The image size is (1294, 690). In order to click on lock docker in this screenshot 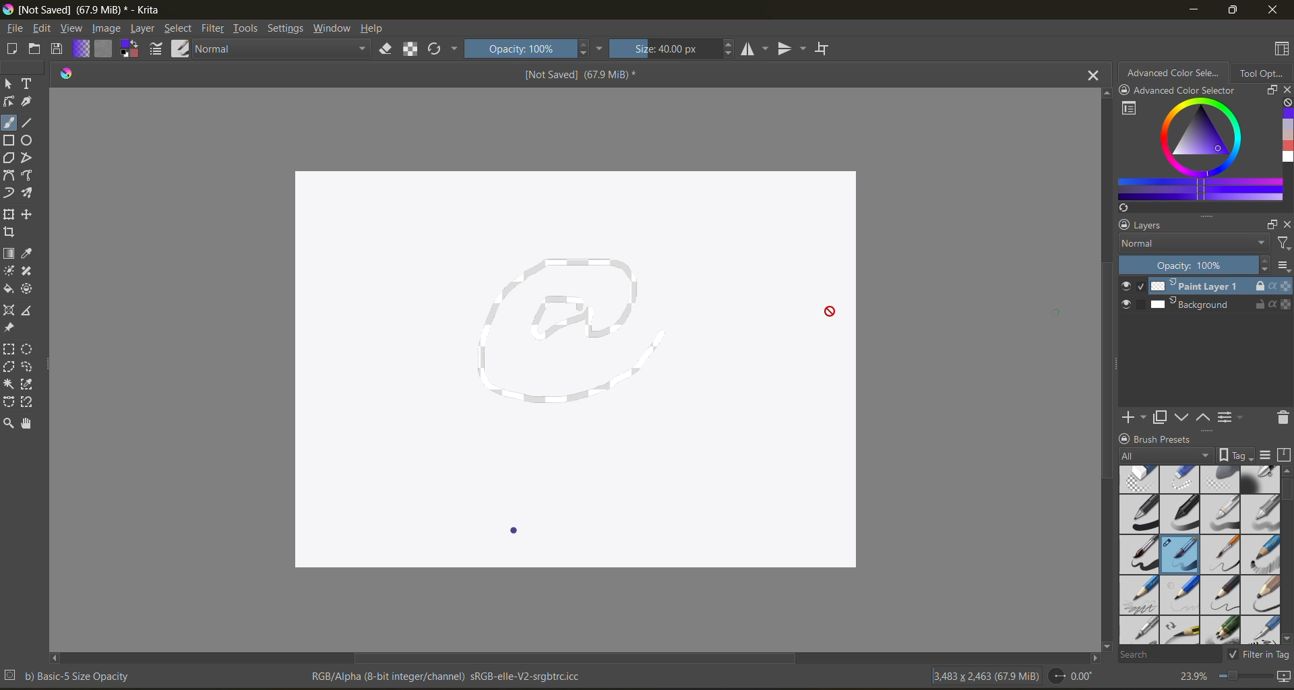, I will do `click(1123, 438)`.